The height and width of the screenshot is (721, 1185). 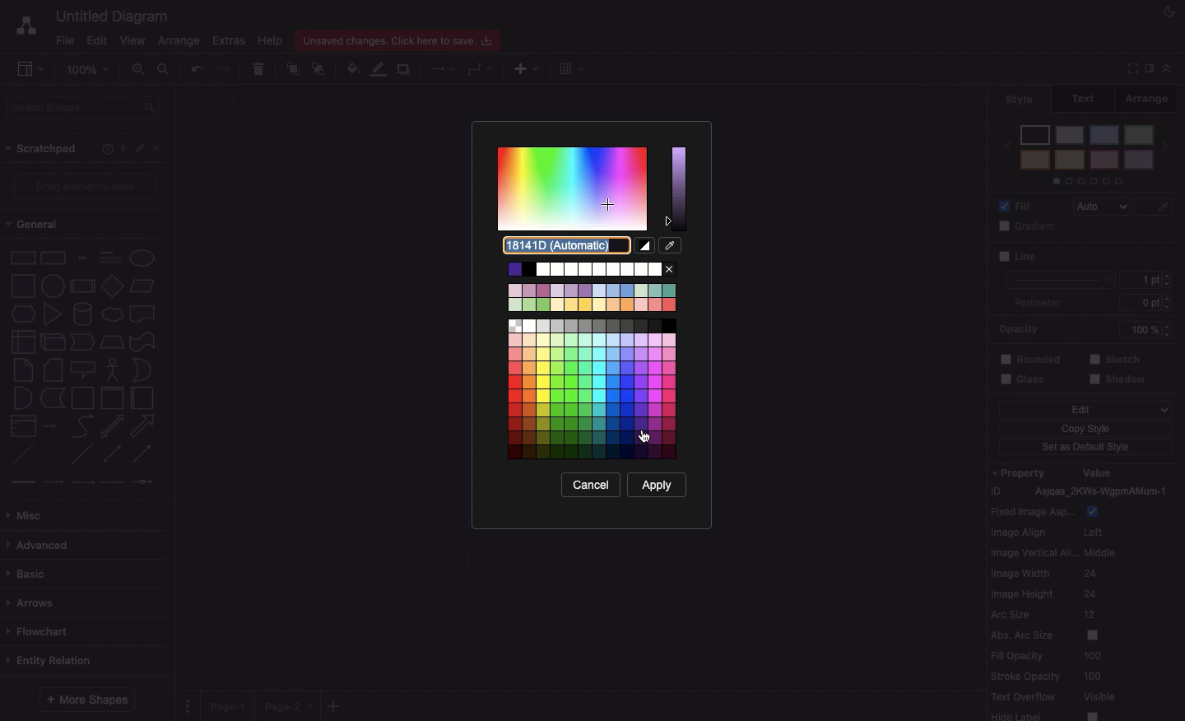 What do you see at coordinates (111, 454) in the screenshot?
I see `bidirectional connector` at bounding box center [111, 454].